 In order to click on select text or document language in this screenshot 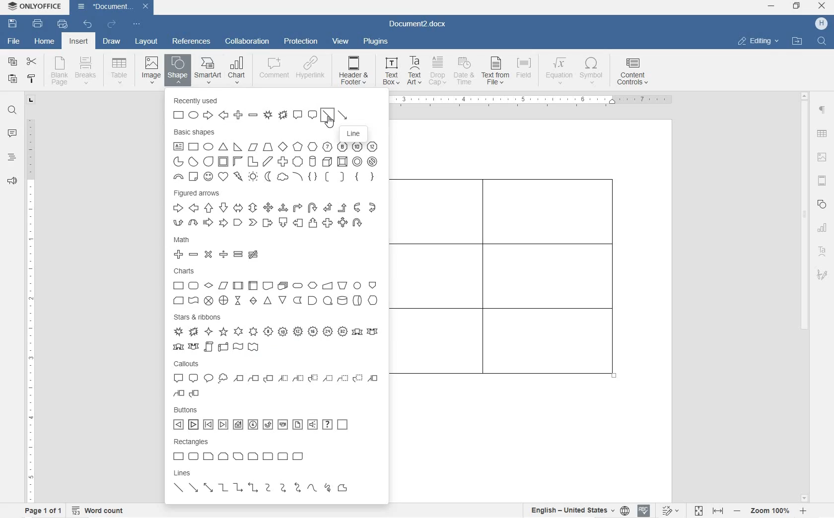, I will do `click(578, 512)`.